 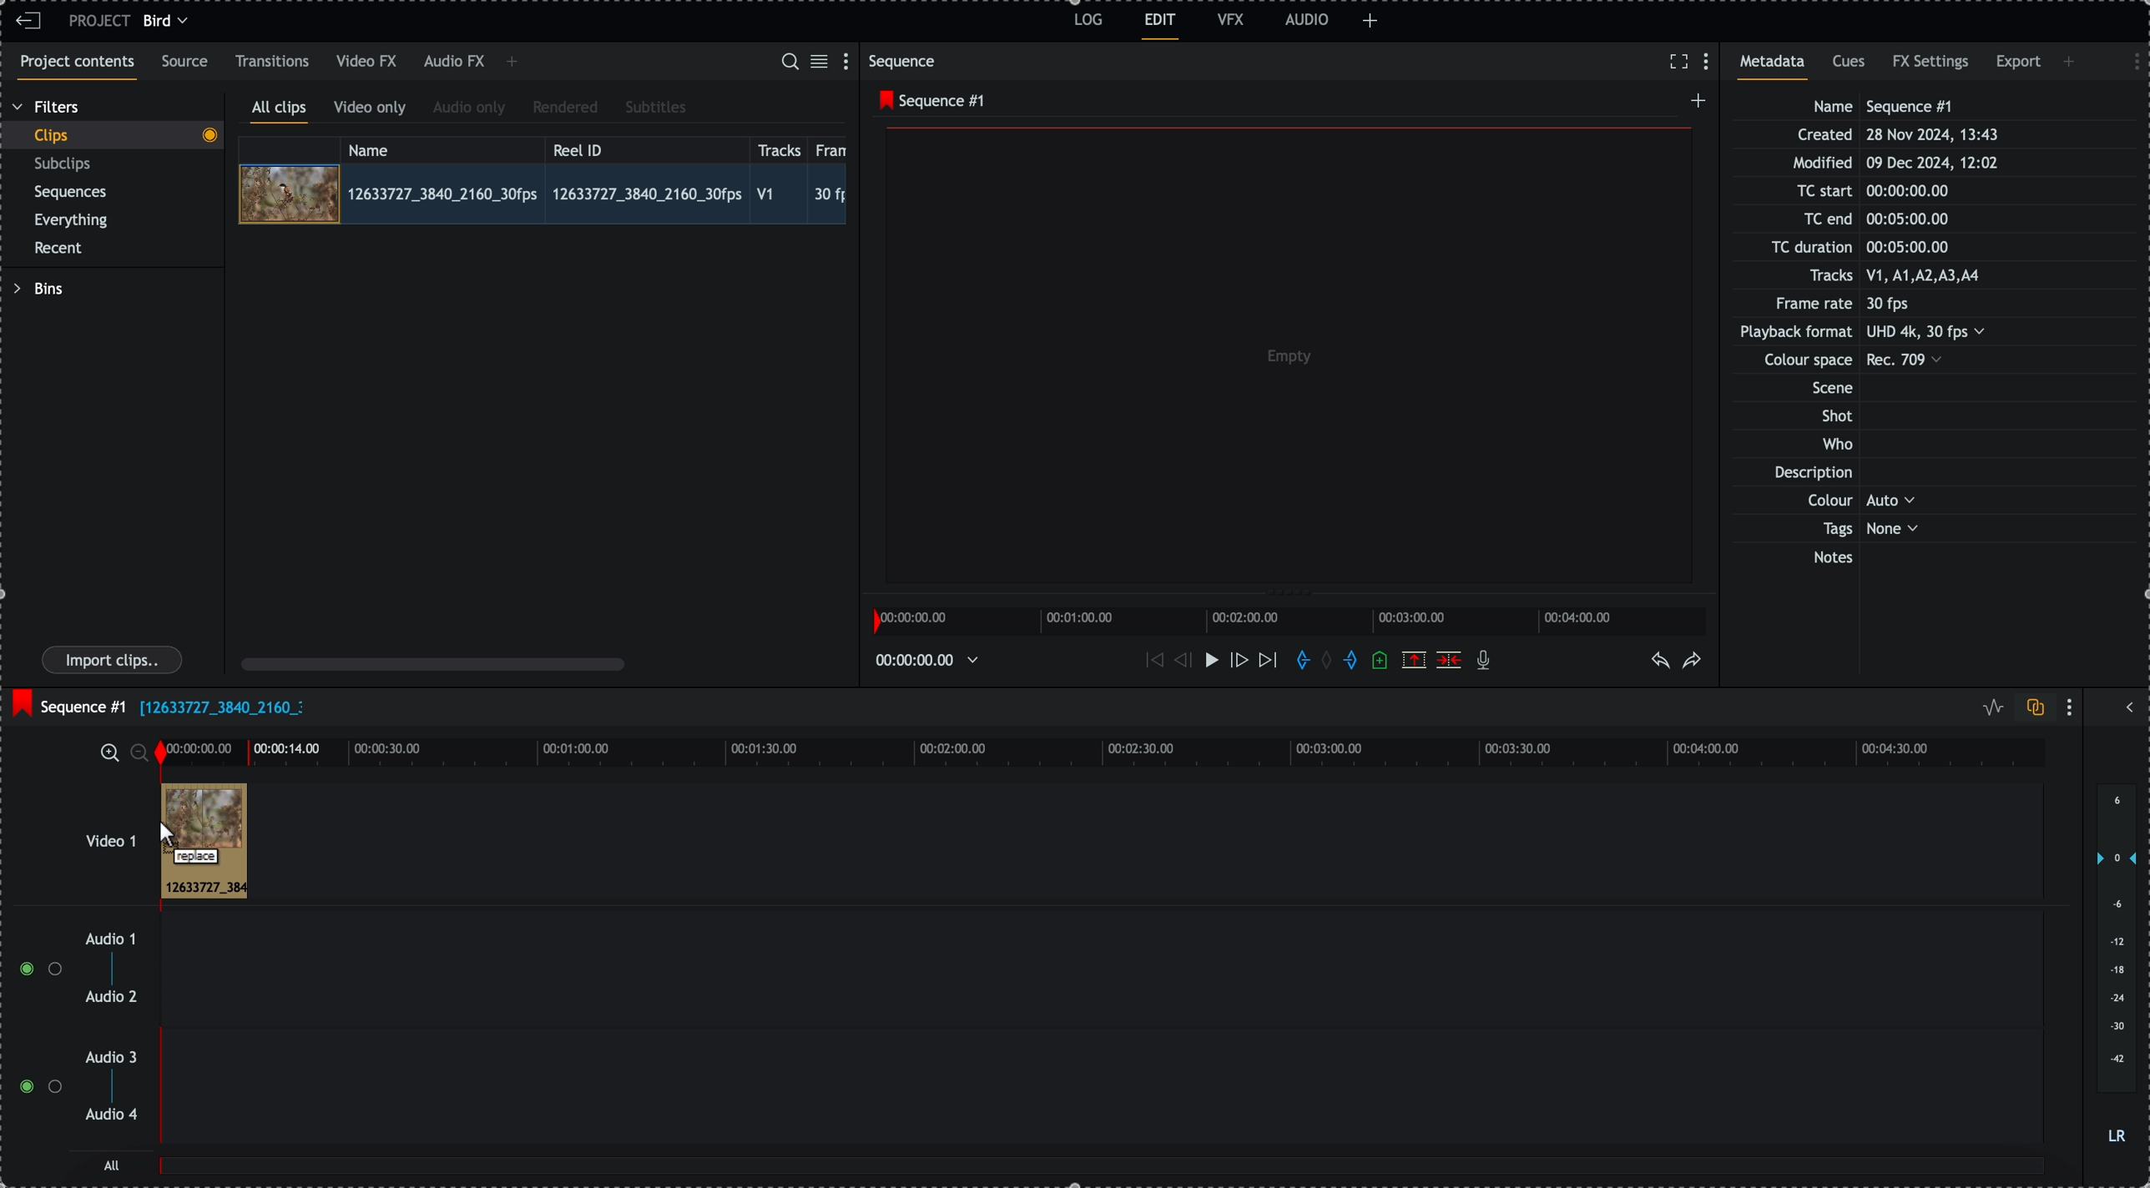 What do you see at coordinates (1152, 662) in the screenshot?
I see `move backward` at bounding box center [1152, 662].